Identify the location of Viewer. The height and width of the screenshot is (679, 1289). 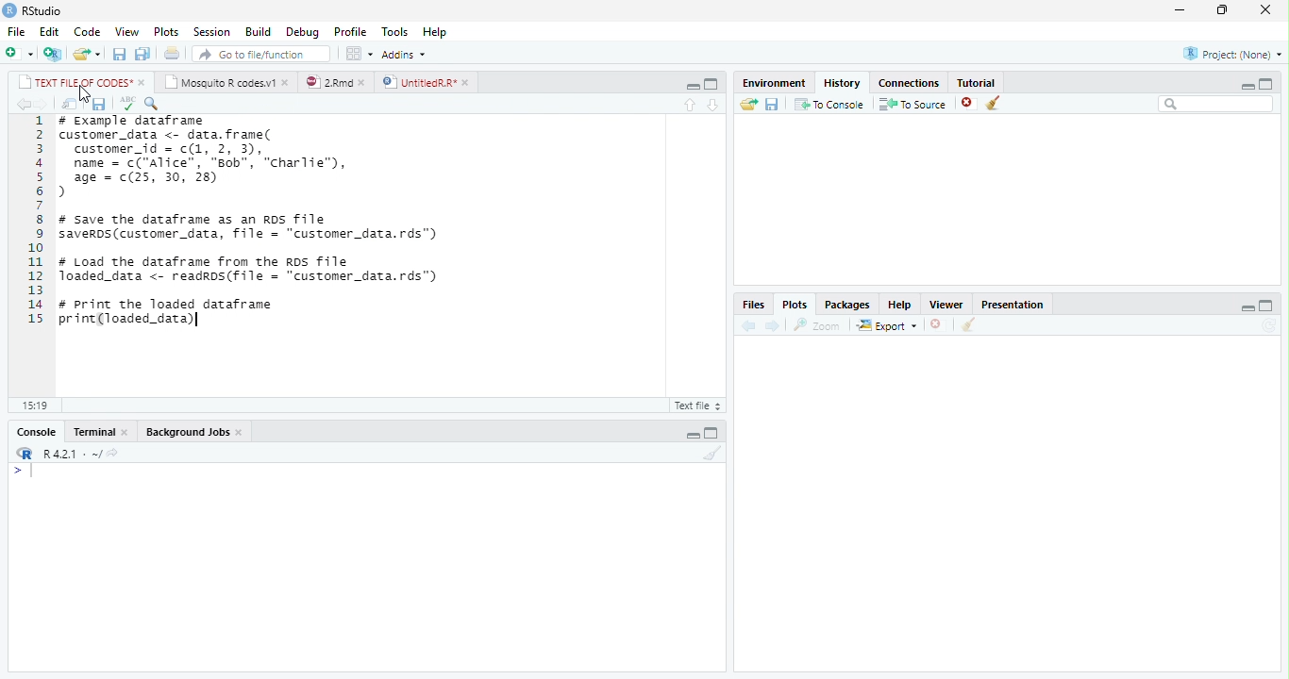
(946, 304).